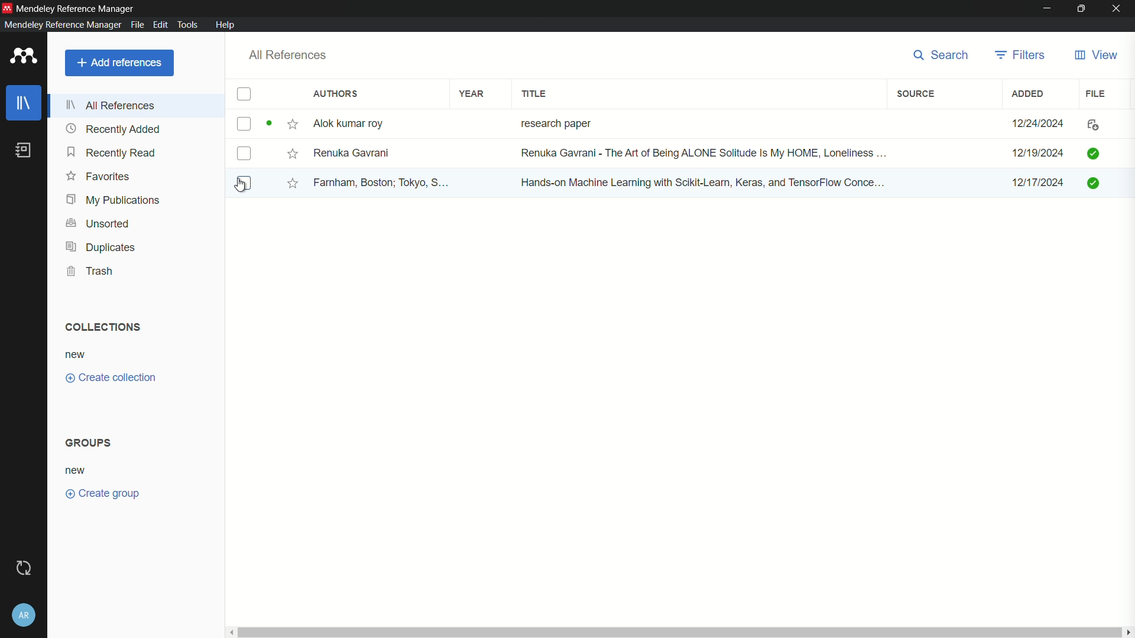  Describe the element at coordinates (1128, 632) in the screenshot. I see `scroll right` at that location.